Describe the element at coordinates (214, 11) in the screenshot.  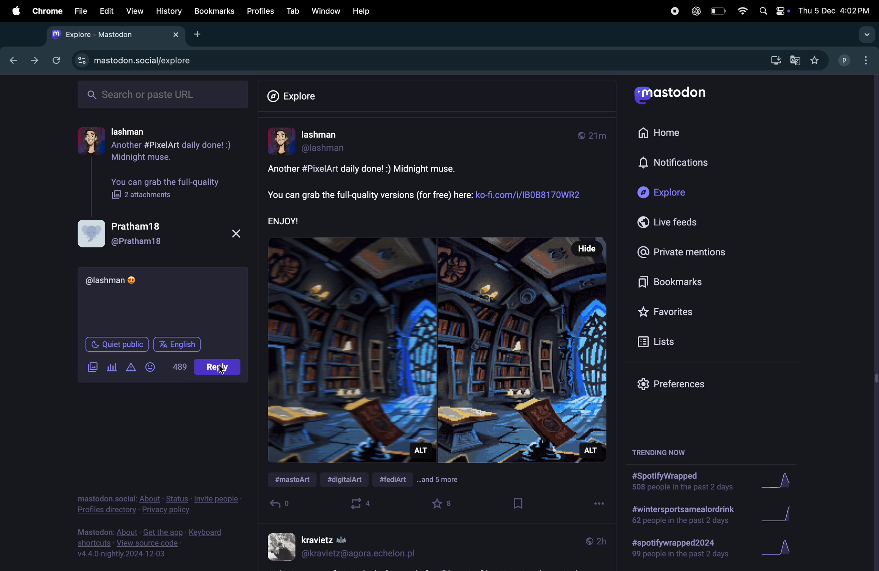
I see `bookmarks` at that location.